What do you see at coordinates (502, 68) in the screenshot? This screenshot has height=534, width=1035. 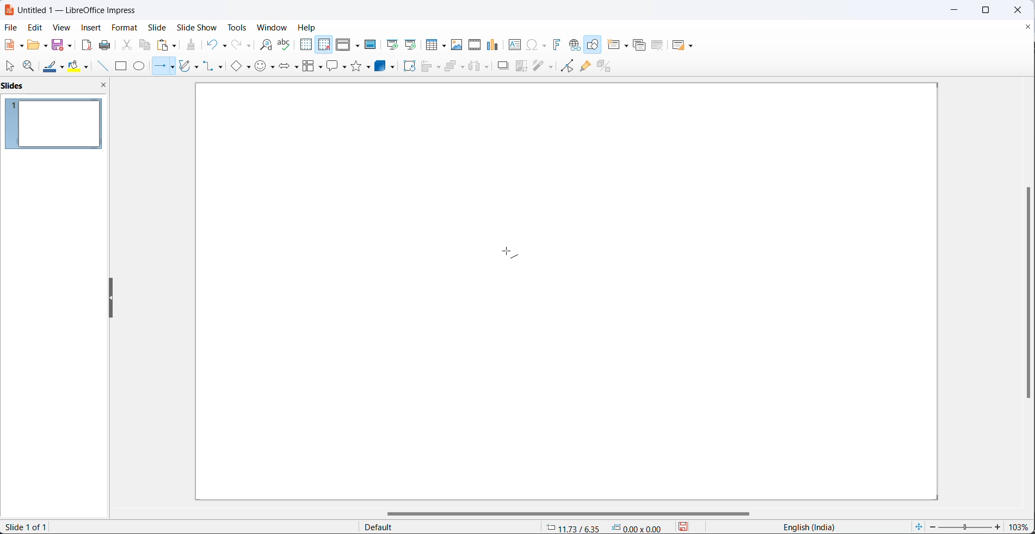 I see `shadow` at bounding box center [502, 68].